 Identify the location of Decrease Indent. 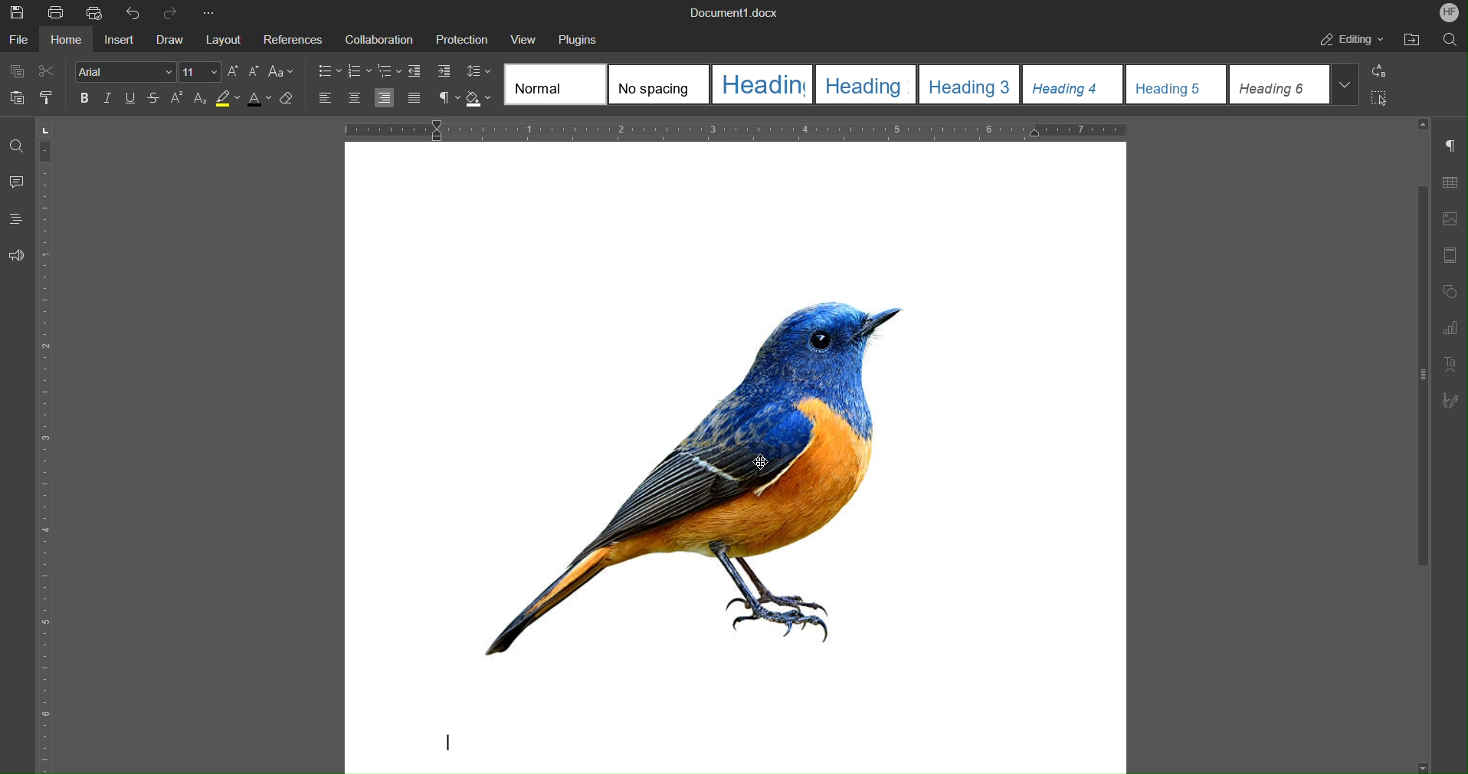
(415, 72).